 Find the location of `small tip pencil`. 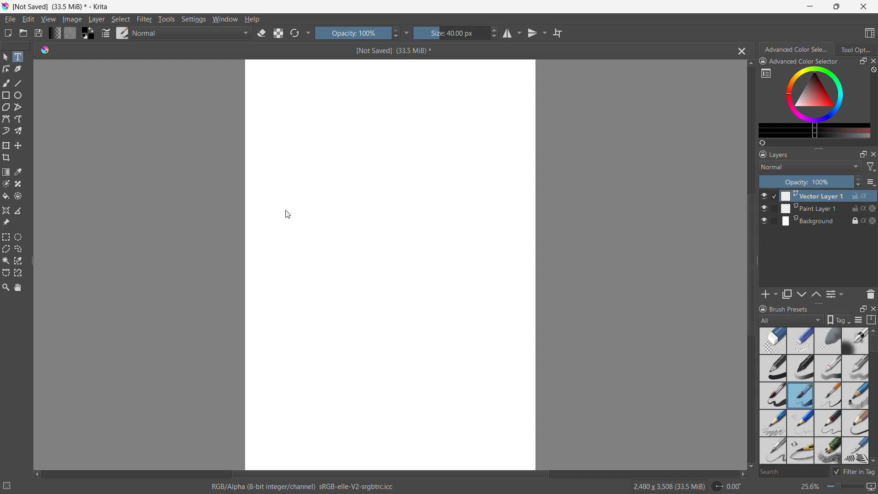

small tip pencil is located at coordinates (829, 423).